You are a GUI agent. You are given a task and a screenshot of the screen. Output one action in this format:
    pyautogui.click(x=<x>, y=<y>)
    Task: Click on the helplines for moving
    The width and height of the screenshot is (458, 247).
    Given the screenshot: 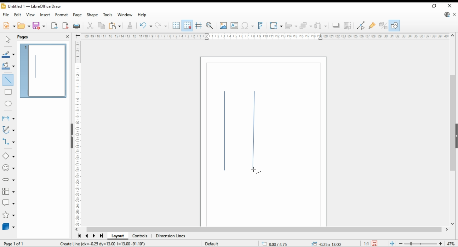 What is the action you would take?
    pyautogui.click(x=199, y=25)
    